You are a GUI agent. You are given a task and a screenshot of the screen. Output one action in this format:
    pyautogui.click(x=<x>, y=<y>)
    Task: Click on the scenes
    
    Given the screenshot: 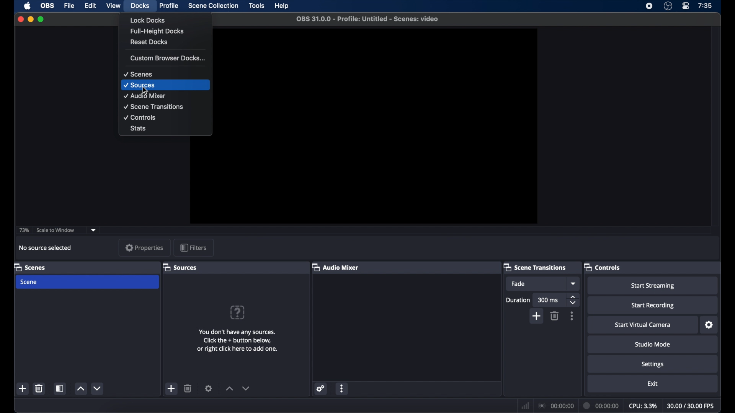 What is the action you would take?
    pyautogui.click(x=30, y=267)
    